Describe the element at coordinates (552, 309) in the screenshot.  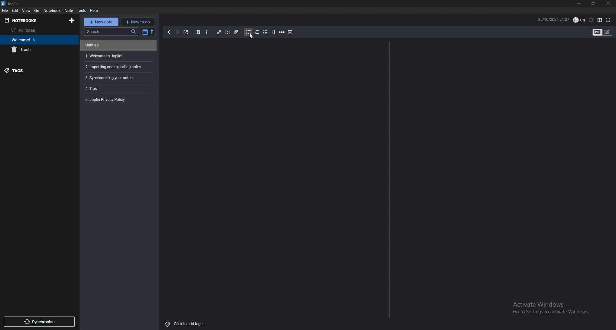
I see `Activate Windows` at that location.